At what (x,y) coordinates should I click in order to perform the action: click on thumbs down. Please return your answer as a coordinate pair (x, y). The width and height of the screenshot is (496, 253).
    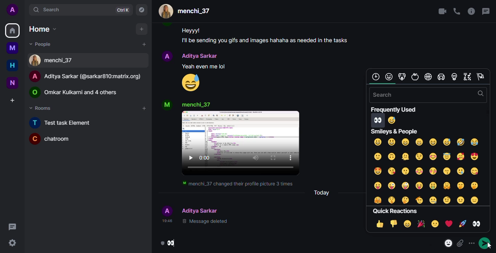
    Looking at the image, I should click on (392, 224).